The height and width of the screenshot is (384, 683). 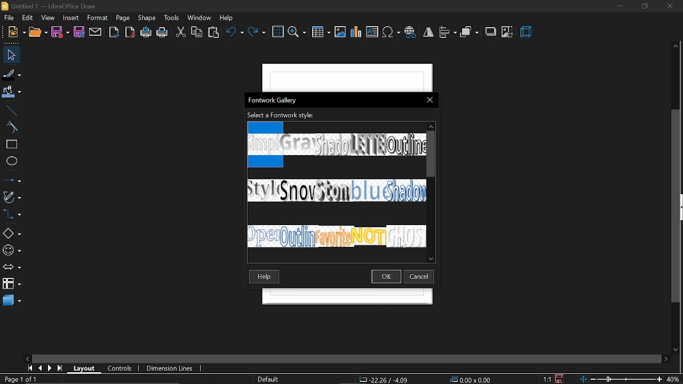 What do you see at coordinates (666, 359) in the screenshot?
I see `move right` at bounding box center [666, 359].